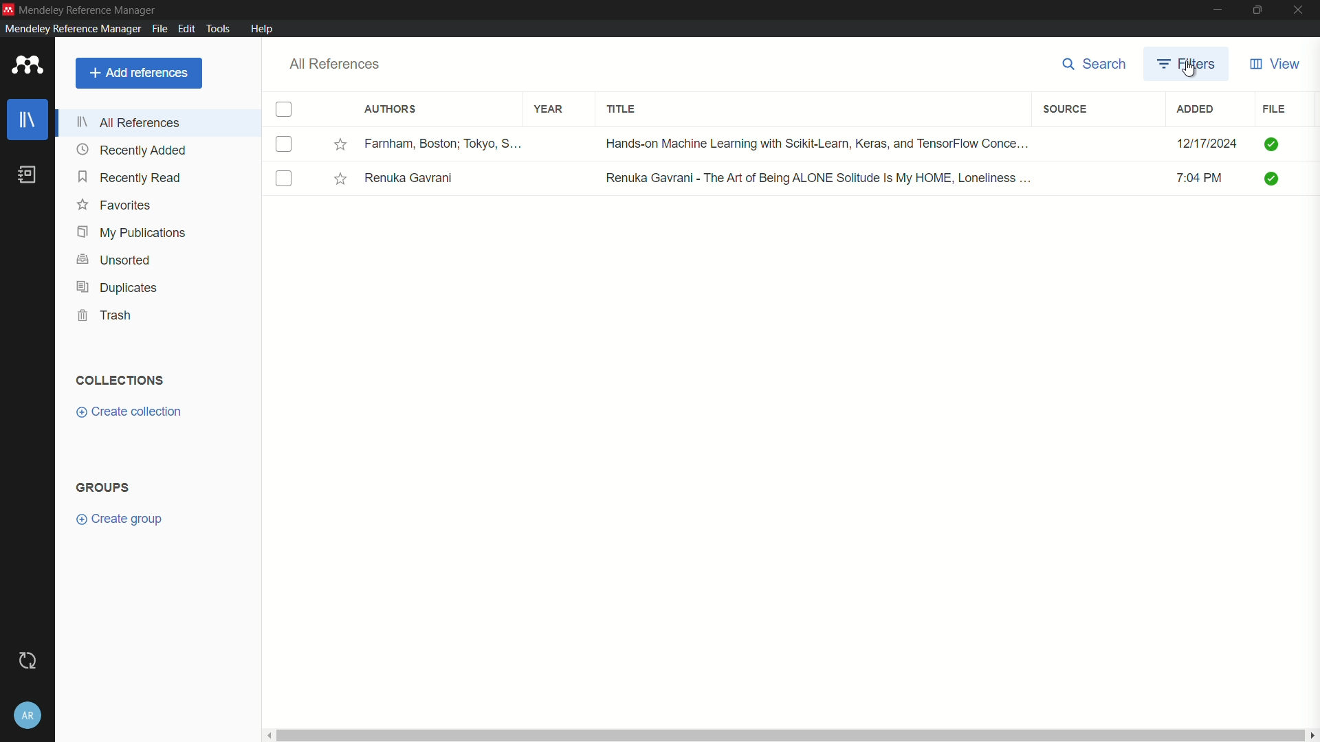 The width and height of the screenshot is (1320, 742). Describe the element at coordinates (1189, 66) in the screenshot. I see `filters` at that location.